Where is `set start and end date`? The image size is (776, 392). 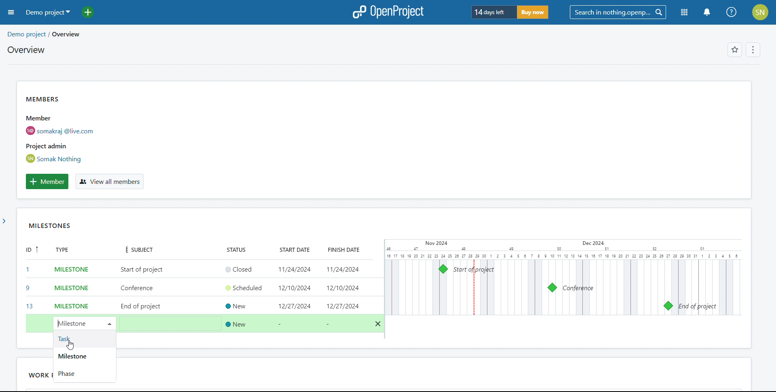 set start and end date is located at coordinates (331, 287).